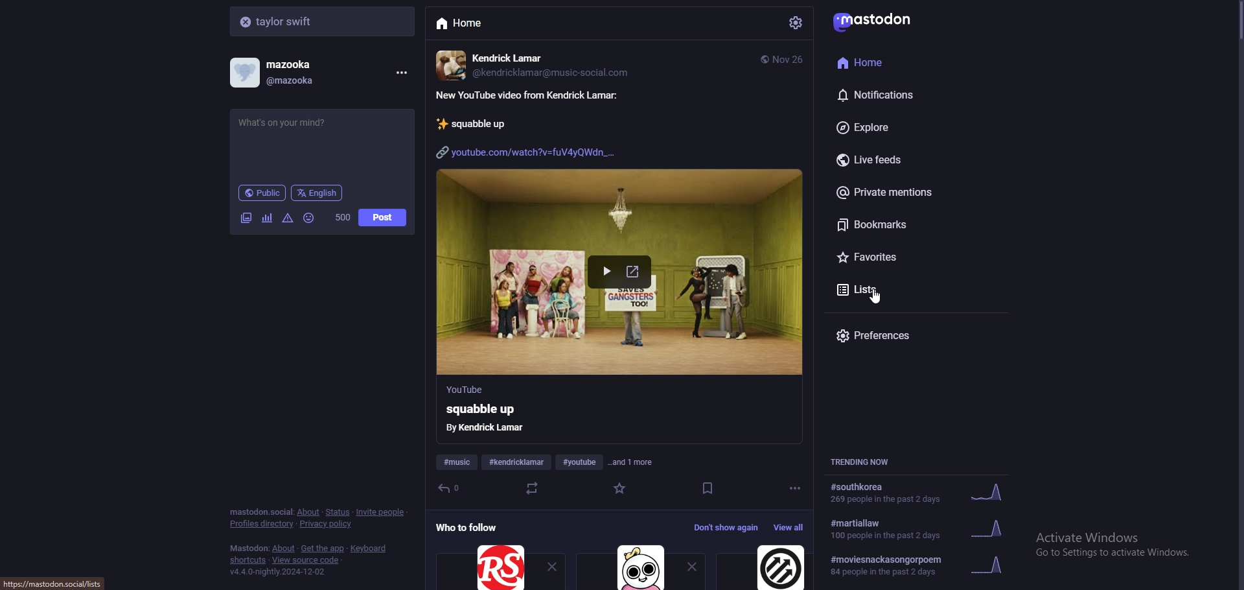 The width and height of the screenshot is (1244, 590). Describe the element at coordinates (288, 217) in the screenshot. I see `warning` at that location.